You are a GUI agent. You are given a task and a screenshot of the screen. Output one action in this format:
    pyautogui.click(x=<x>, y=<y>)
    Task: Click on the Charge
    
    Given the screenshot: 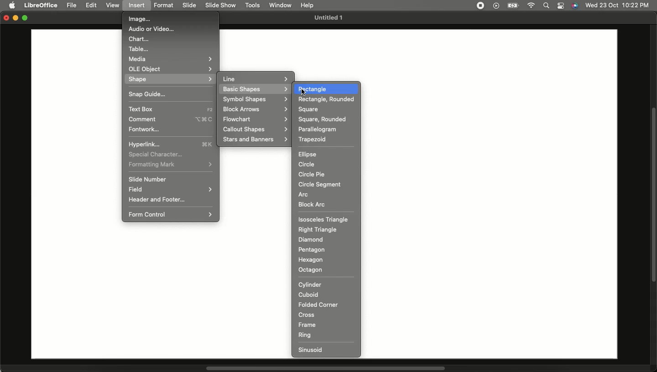 What is the action you would take?
    pyautogui.click(x=512, y=5)
    